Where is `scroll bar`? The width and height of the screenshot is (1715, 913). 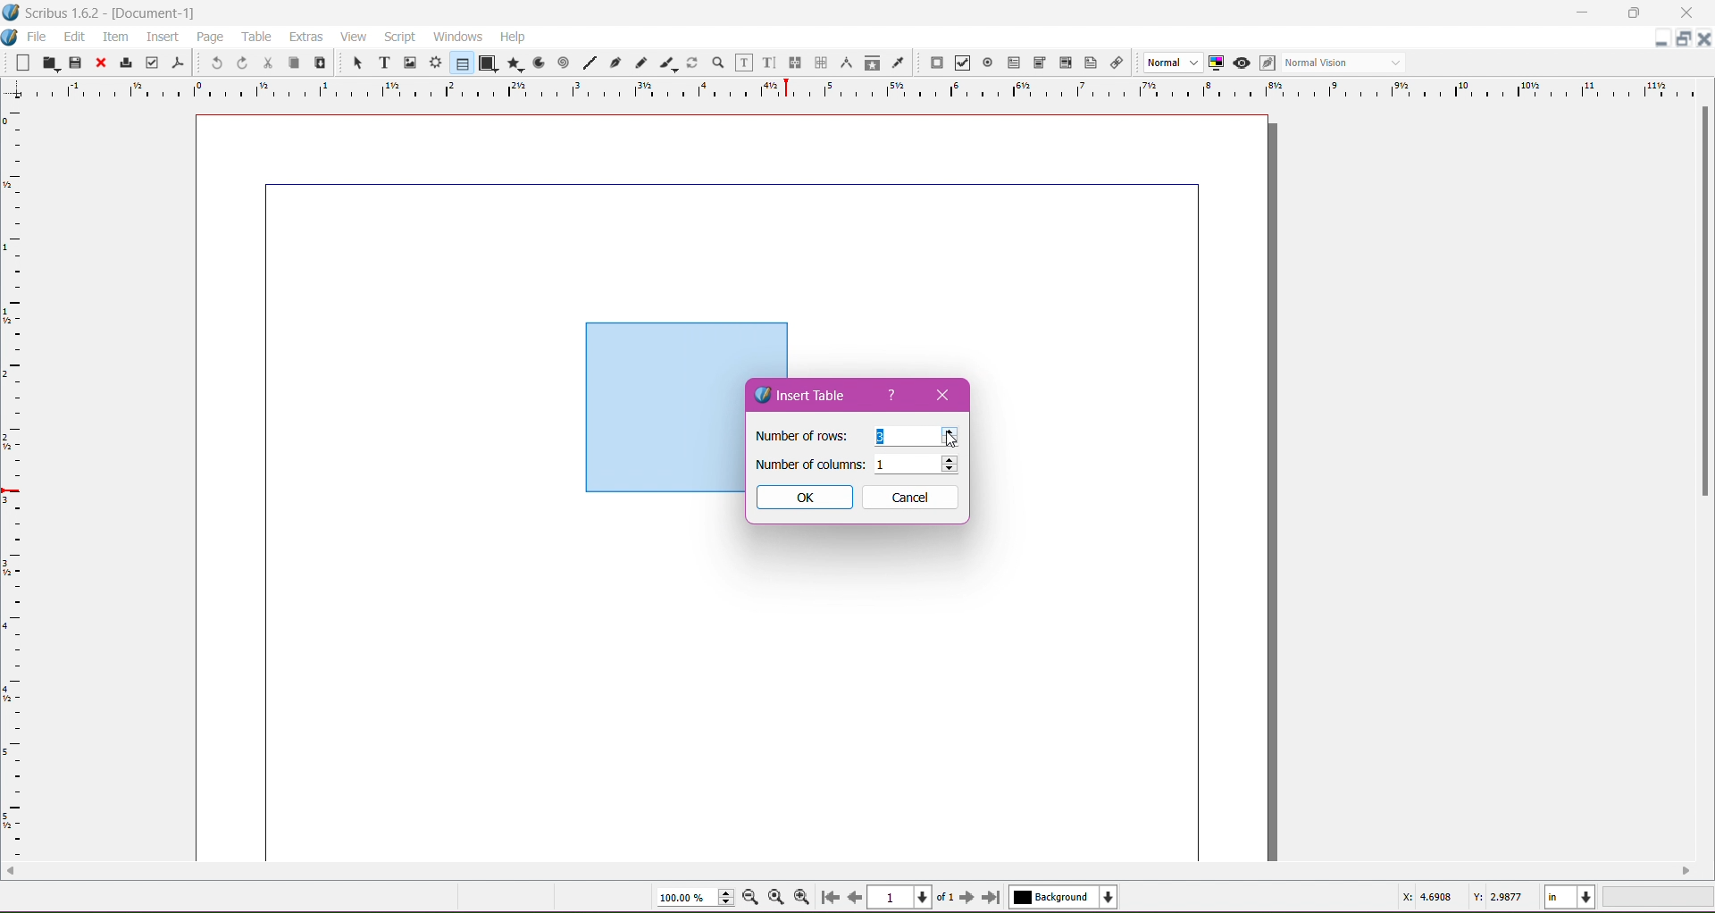
scroll bar is located at coordinates (1702, 482).